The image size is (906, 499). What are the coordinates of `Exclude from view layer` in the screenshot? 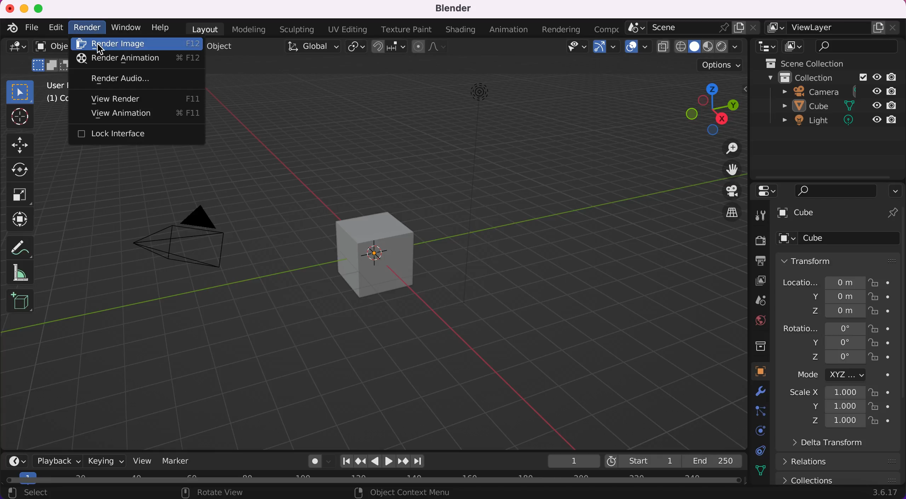 It's located at (862, 78).